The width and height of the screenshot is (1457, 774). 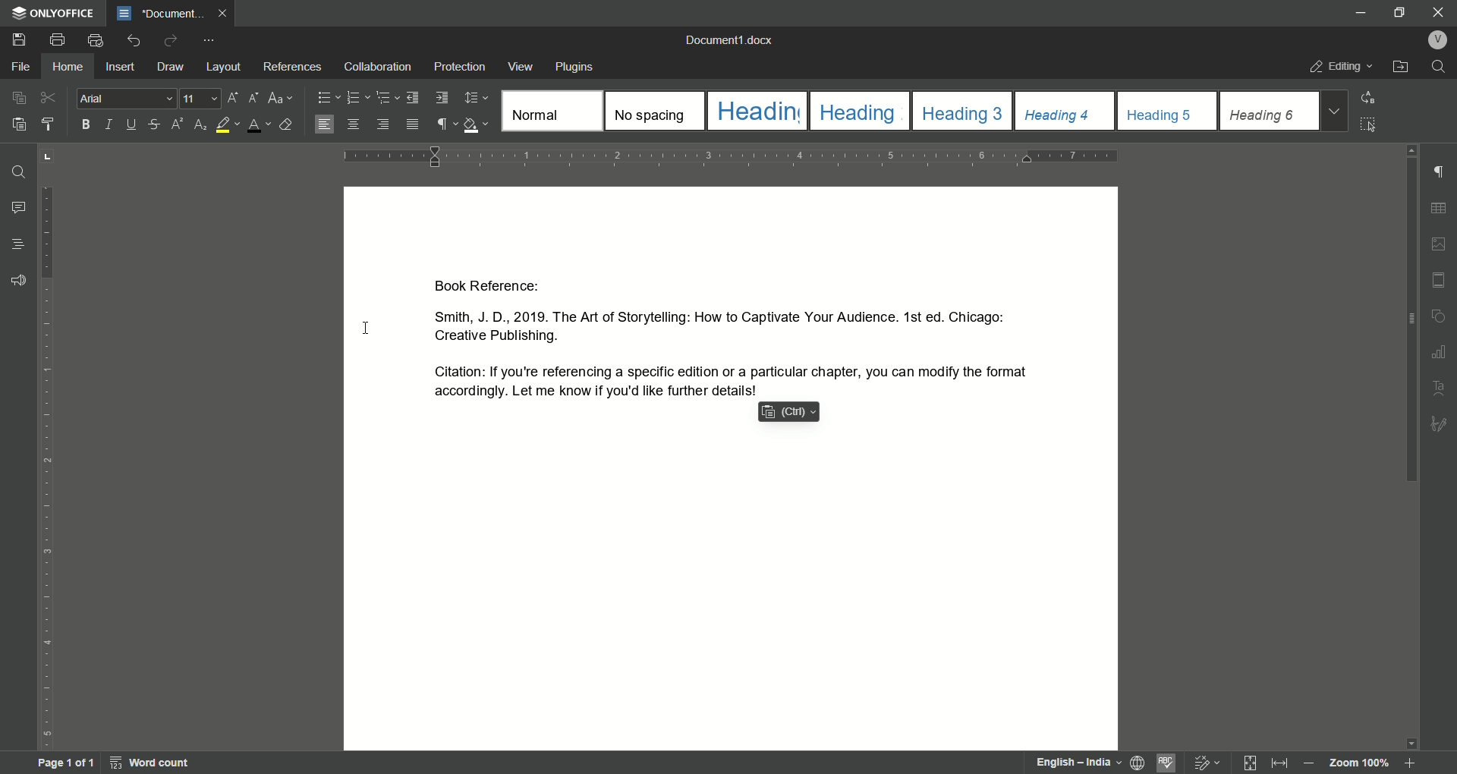 I want to click on , so click(x=1440, y=424).